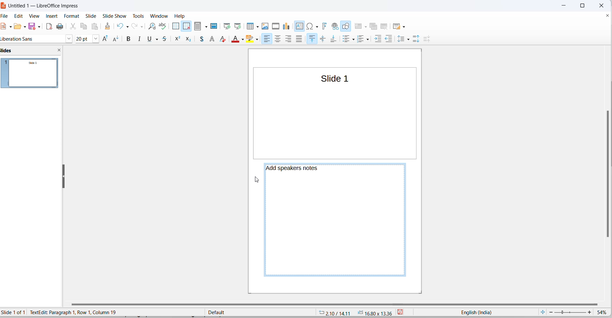 This screenshot has height=318, width=612. Describe the element at coordinates (129, 39) in the screenshot. I see `connectors option` at that location.